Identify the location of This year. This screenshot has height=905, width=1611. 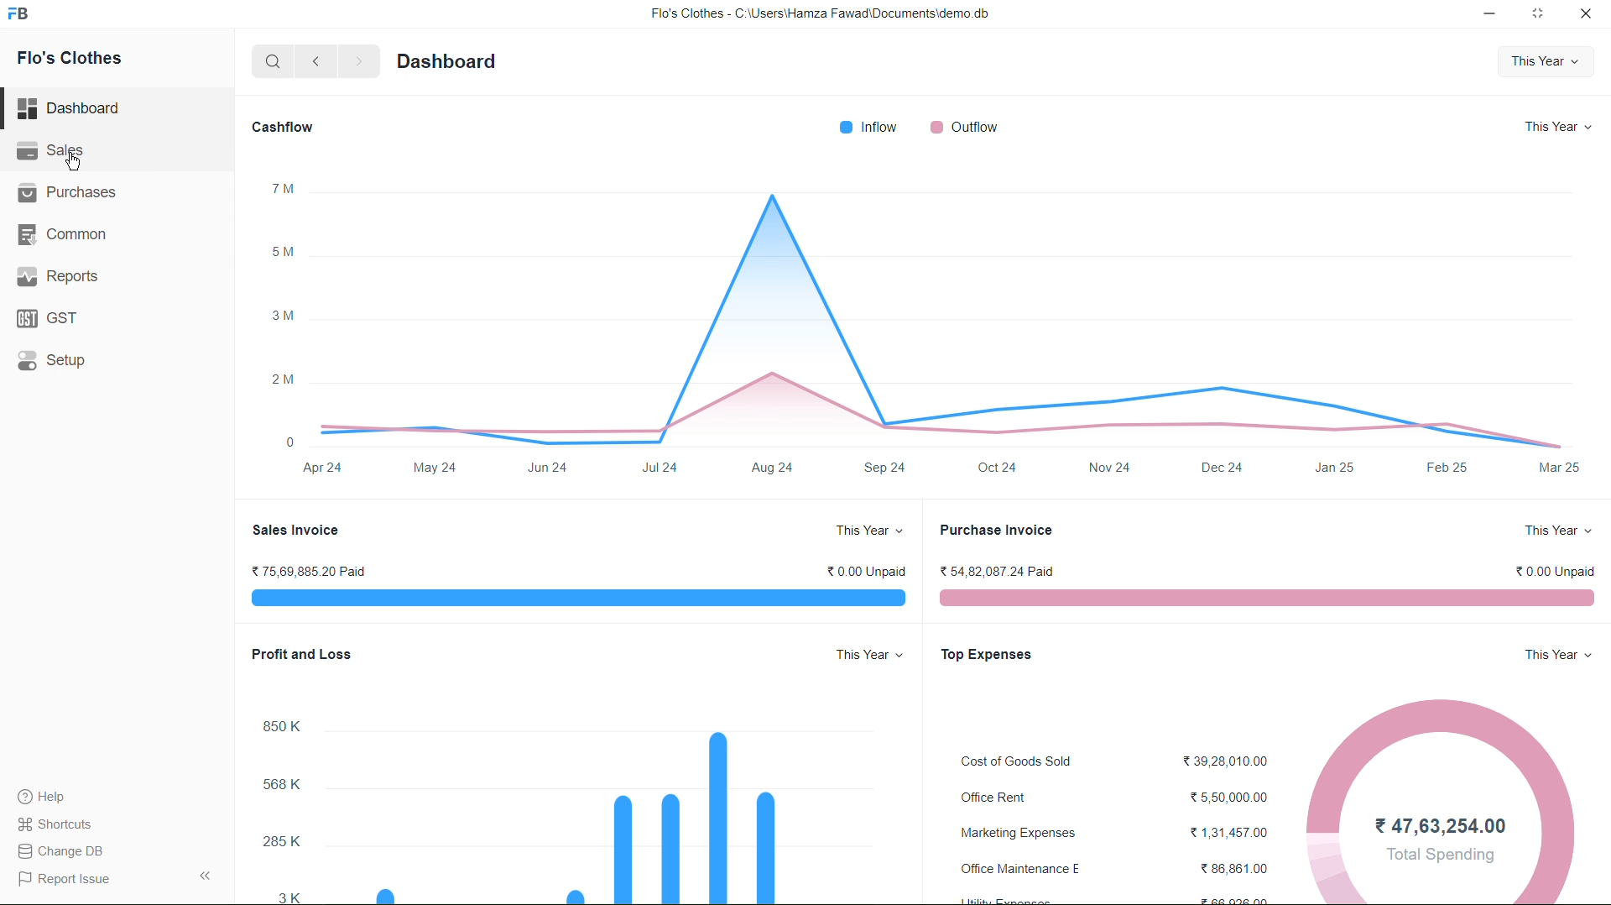
(1556, 657).